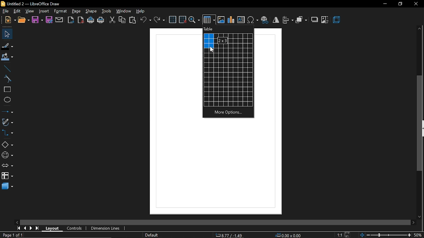  What do you see at coordinates (91, 11) in the screenshot?
I see `shape` at bounding box center [91, 11].